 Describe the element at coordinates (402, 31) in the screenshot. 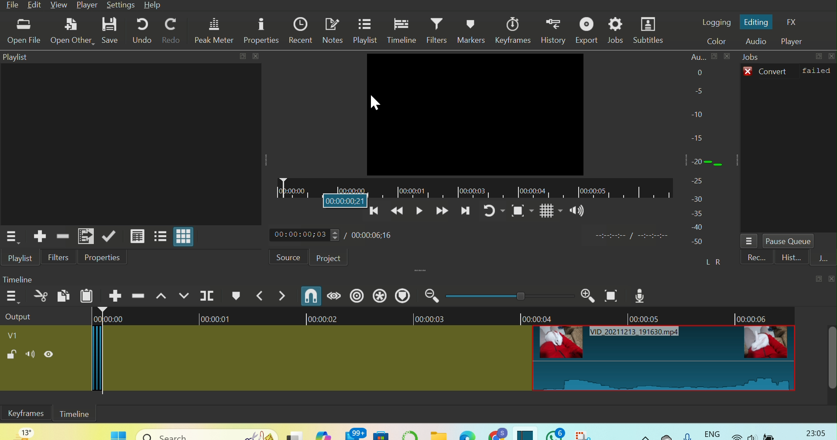

I see `Timeline` at that location.